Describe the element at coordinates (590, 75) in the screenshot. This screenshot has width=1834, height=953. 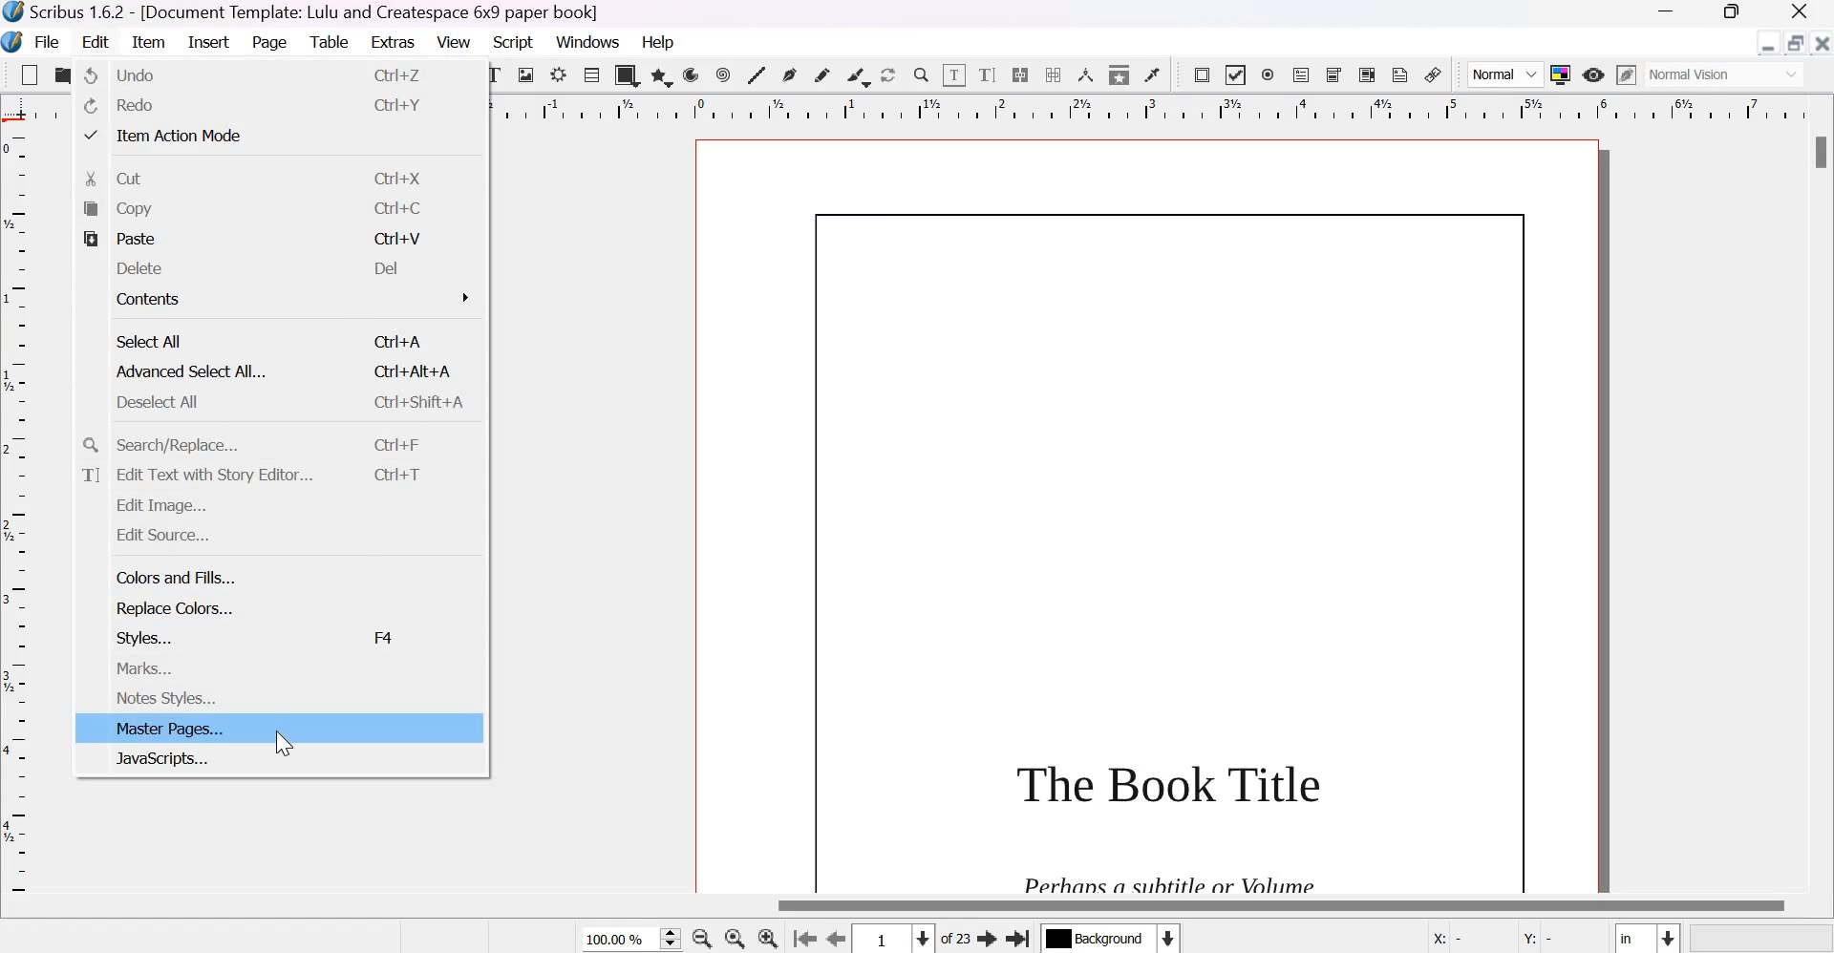
I see `Table` at that location.